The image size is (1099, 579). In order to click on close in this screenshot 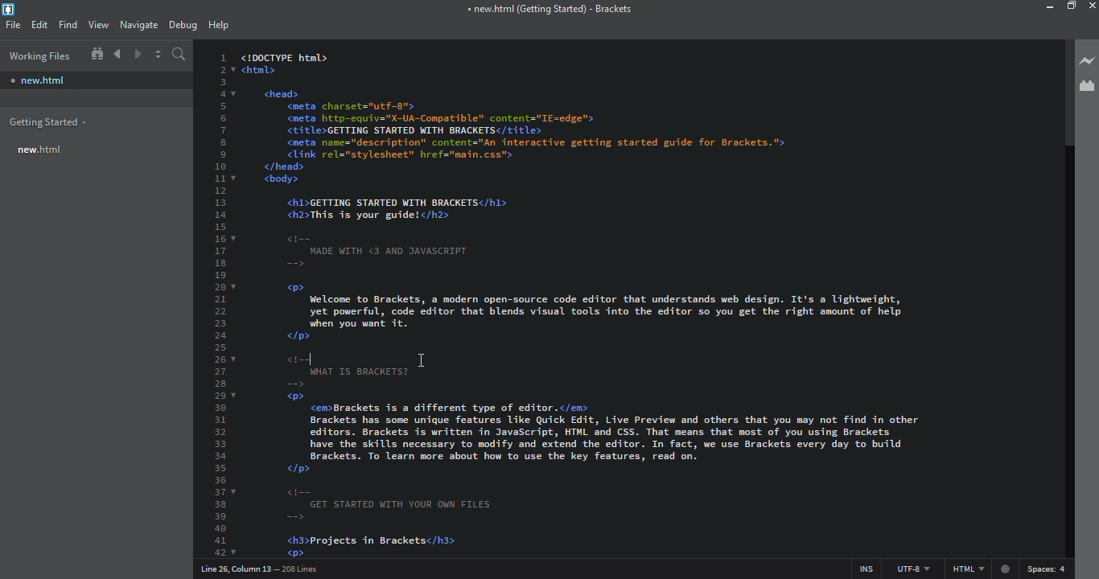, I will do `click(1094, 6)`.